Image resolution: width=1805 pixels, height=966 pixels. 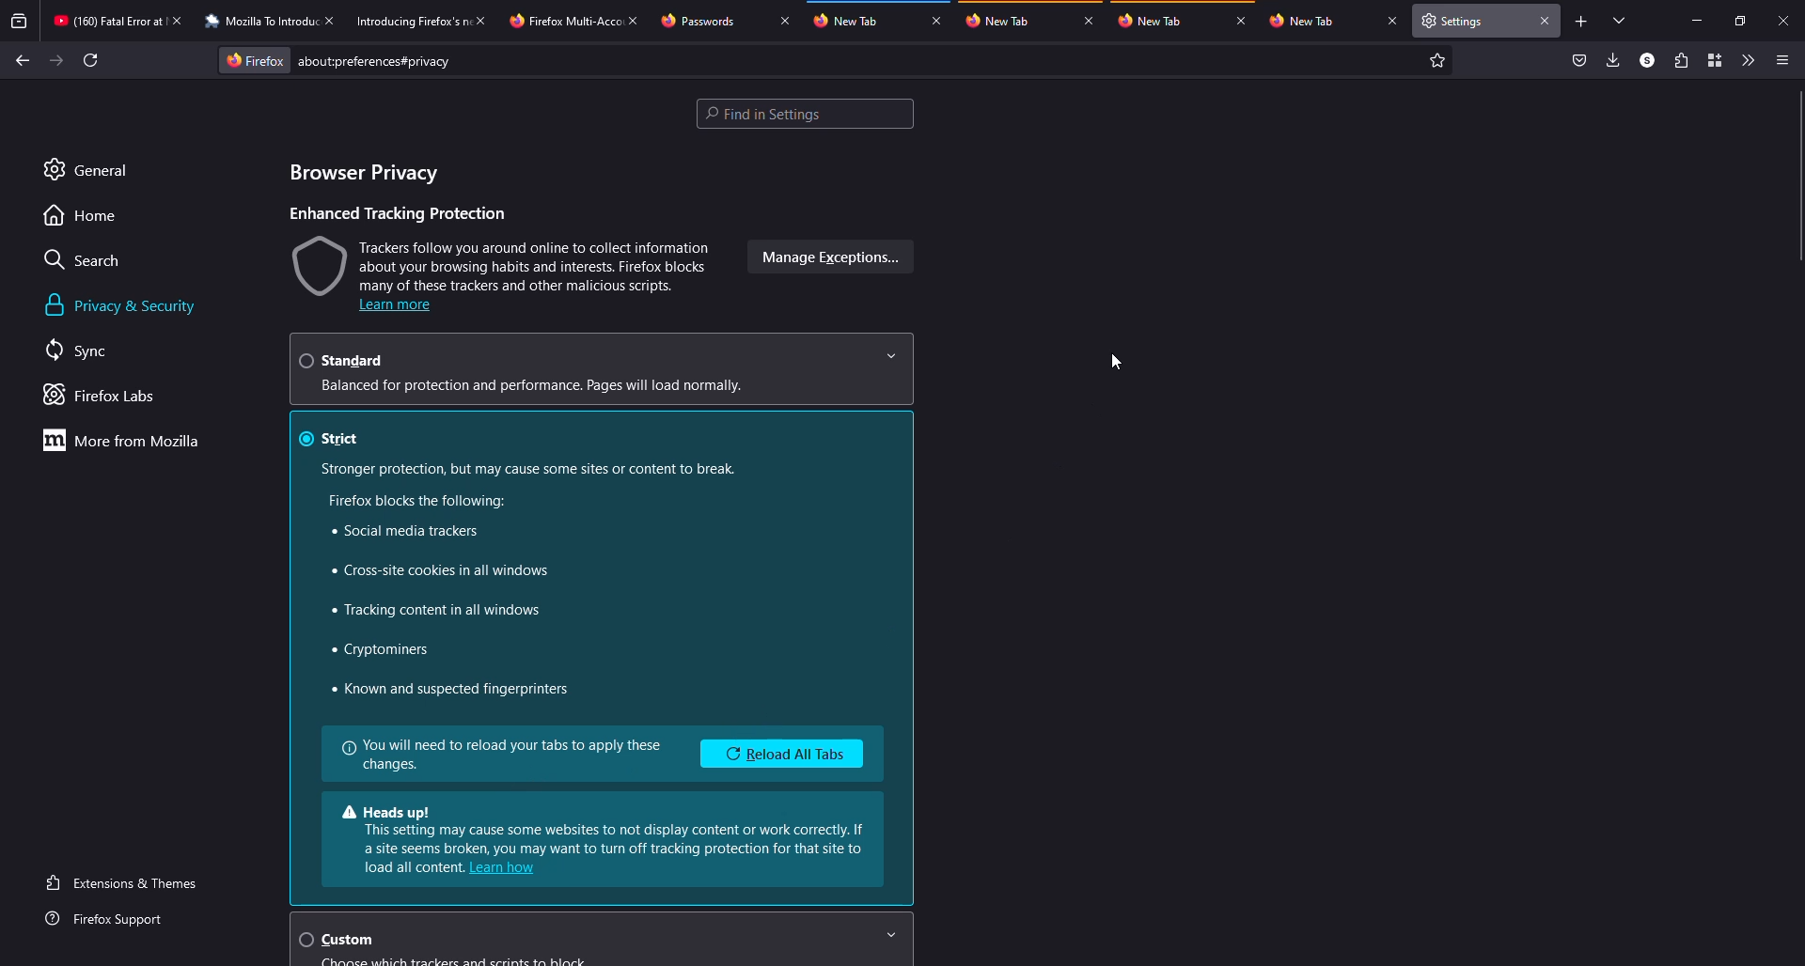 I want to click on tab, so click(x=846, y=20).